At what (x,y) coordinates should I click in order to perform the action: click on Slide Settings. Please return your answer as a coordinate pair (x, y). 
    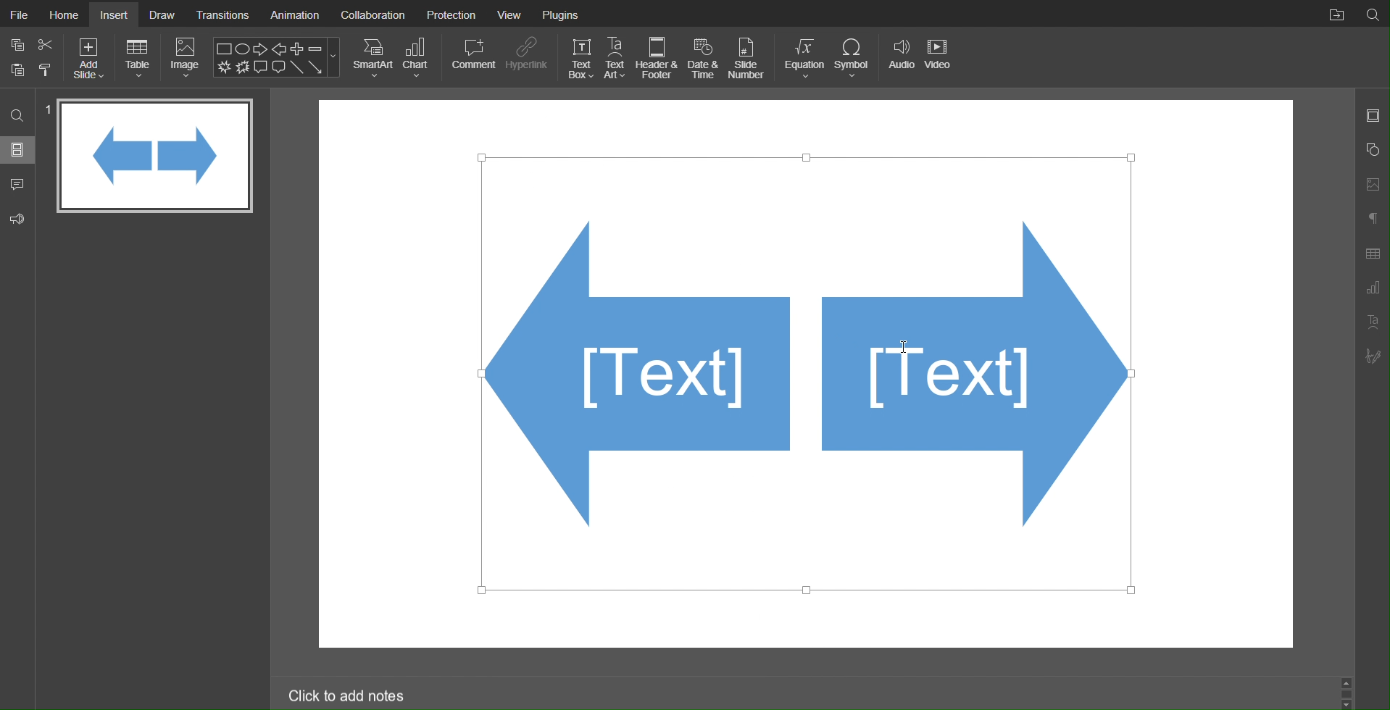
    Looking at the image, I should click on (1373, 116).